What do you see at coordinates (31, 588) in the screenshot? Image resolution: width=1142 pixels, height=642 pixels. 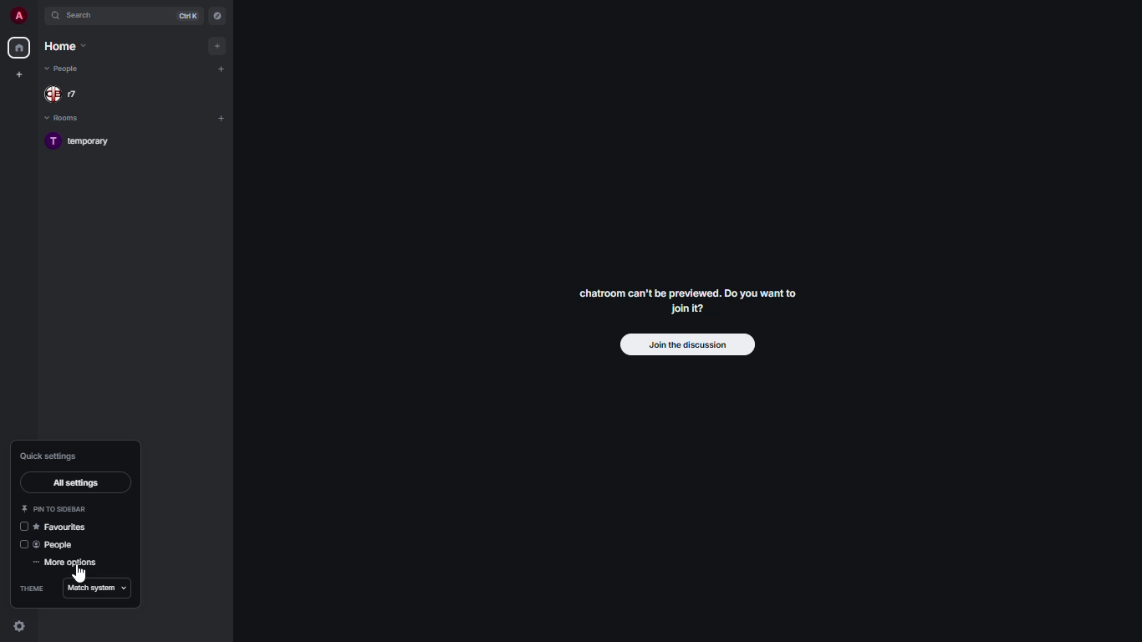 I see `theme` at bounding box center [31, 588].